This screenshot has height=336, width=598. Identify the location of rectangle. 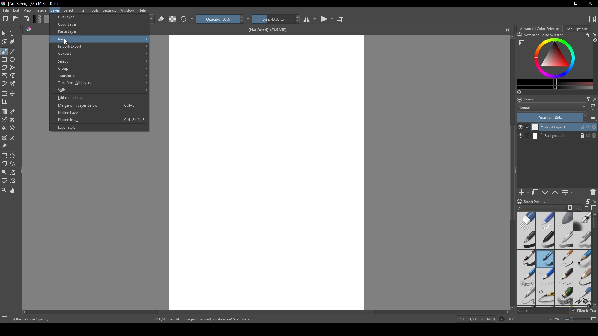
(4, 60).